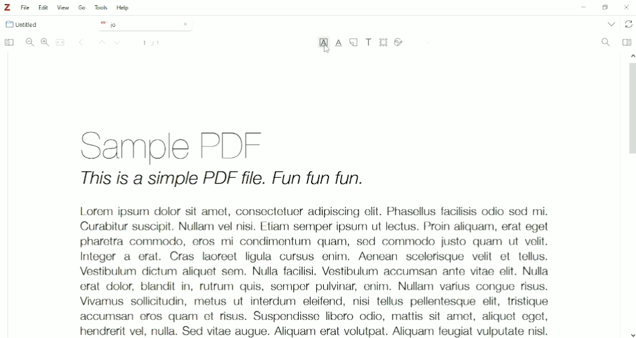 Image resolution: width=636 pixels, height=338 pixels. What do you see at coordinates (630, 55) in the screenshot?
I see `up` at bounding box center [630, 55].